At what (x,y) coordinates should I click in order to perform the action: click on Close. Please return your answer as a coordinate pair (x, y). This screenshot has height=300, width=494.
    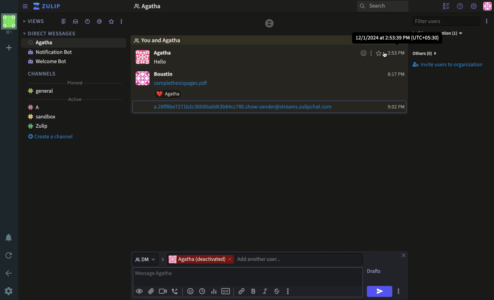
    Looking at the image, I should click on (404, 254).